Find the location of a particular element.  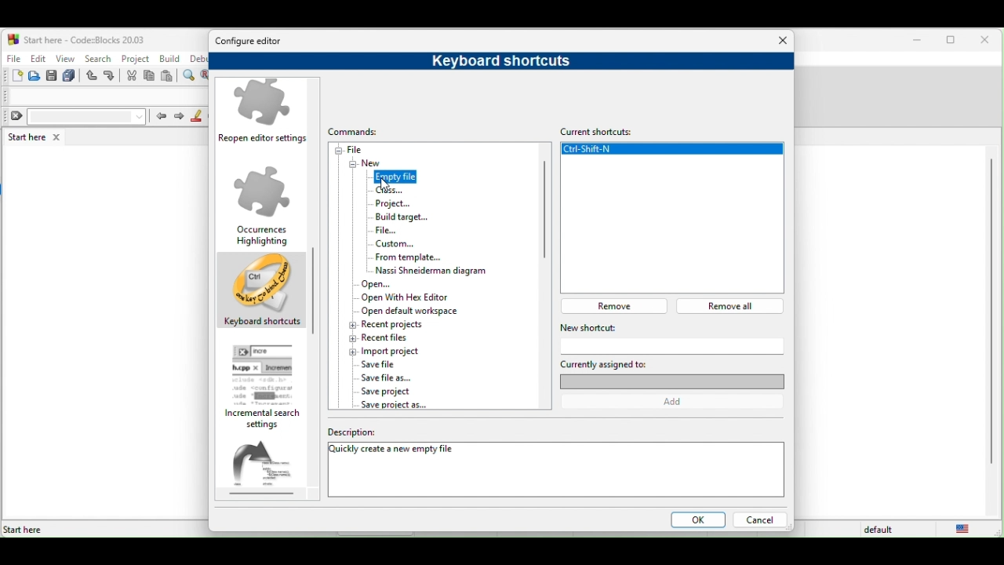

recent file is located at coordinates (402, 337).